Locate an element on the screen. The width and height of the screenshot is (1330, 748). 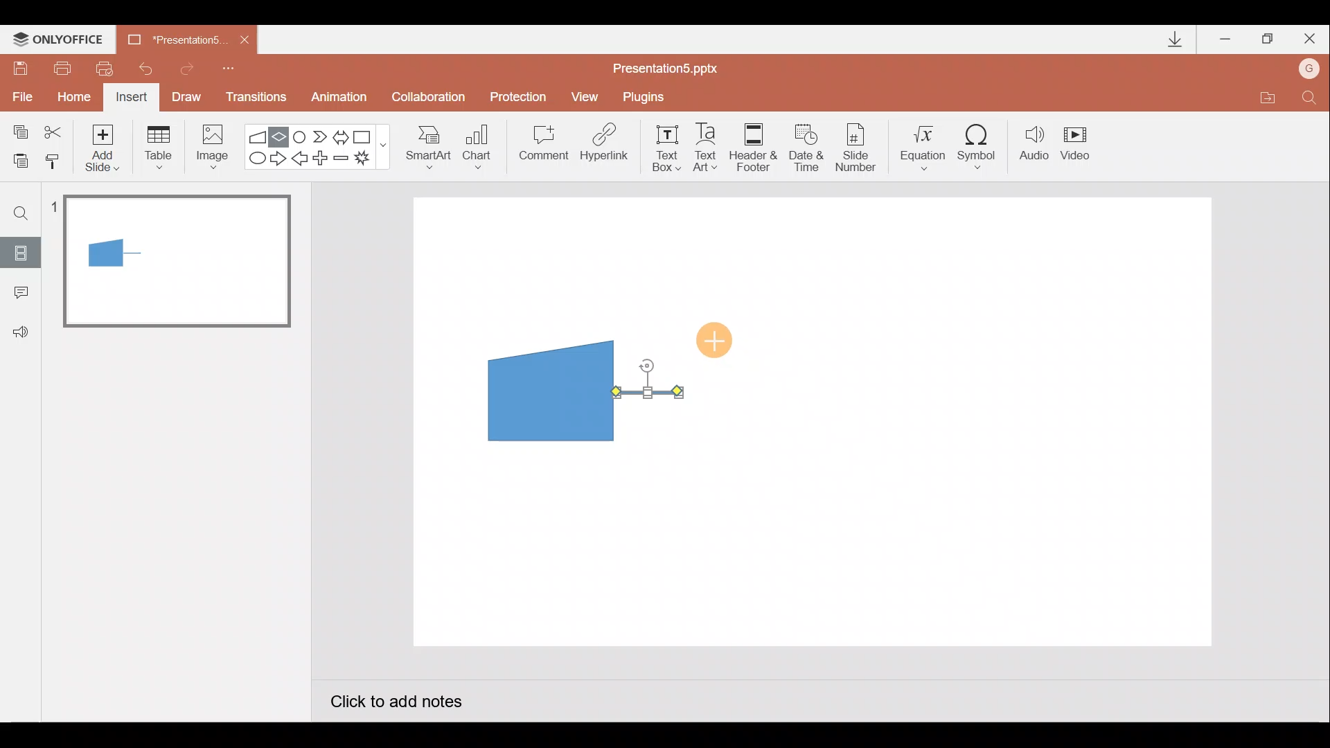
Undo is located at coordinates (148, 69).